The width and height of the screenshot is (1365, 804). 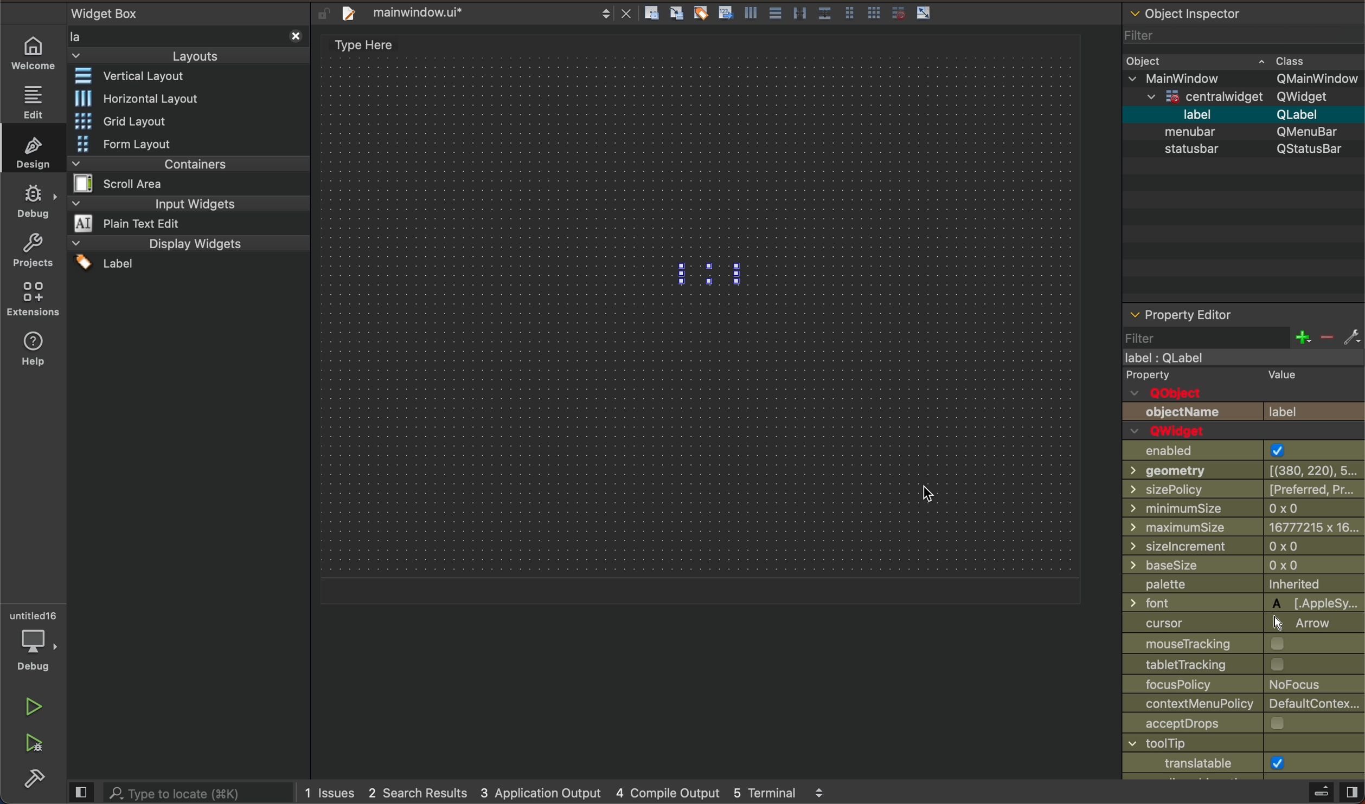 What do you see at coordinates (943, 495) in the screenshot?
I see `cursor` at bounding box center [943, 495].